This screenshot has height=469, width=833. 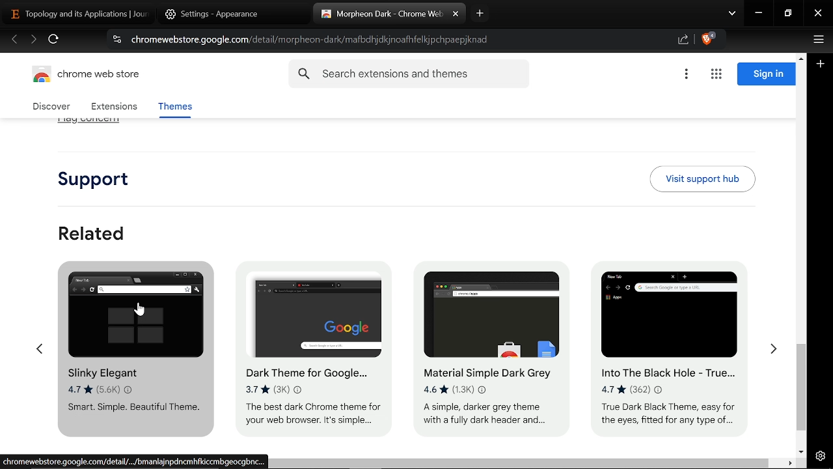 What do you see at coordinates (820, 456) in the screenshot?
I see `Settings` at bounding box center [820, 456].